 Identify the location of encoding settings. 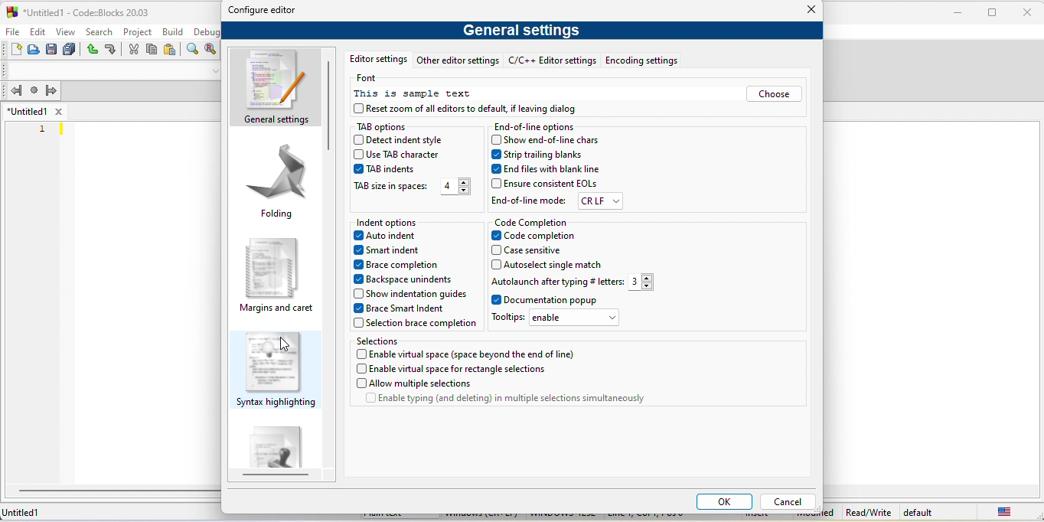
(644, 61).